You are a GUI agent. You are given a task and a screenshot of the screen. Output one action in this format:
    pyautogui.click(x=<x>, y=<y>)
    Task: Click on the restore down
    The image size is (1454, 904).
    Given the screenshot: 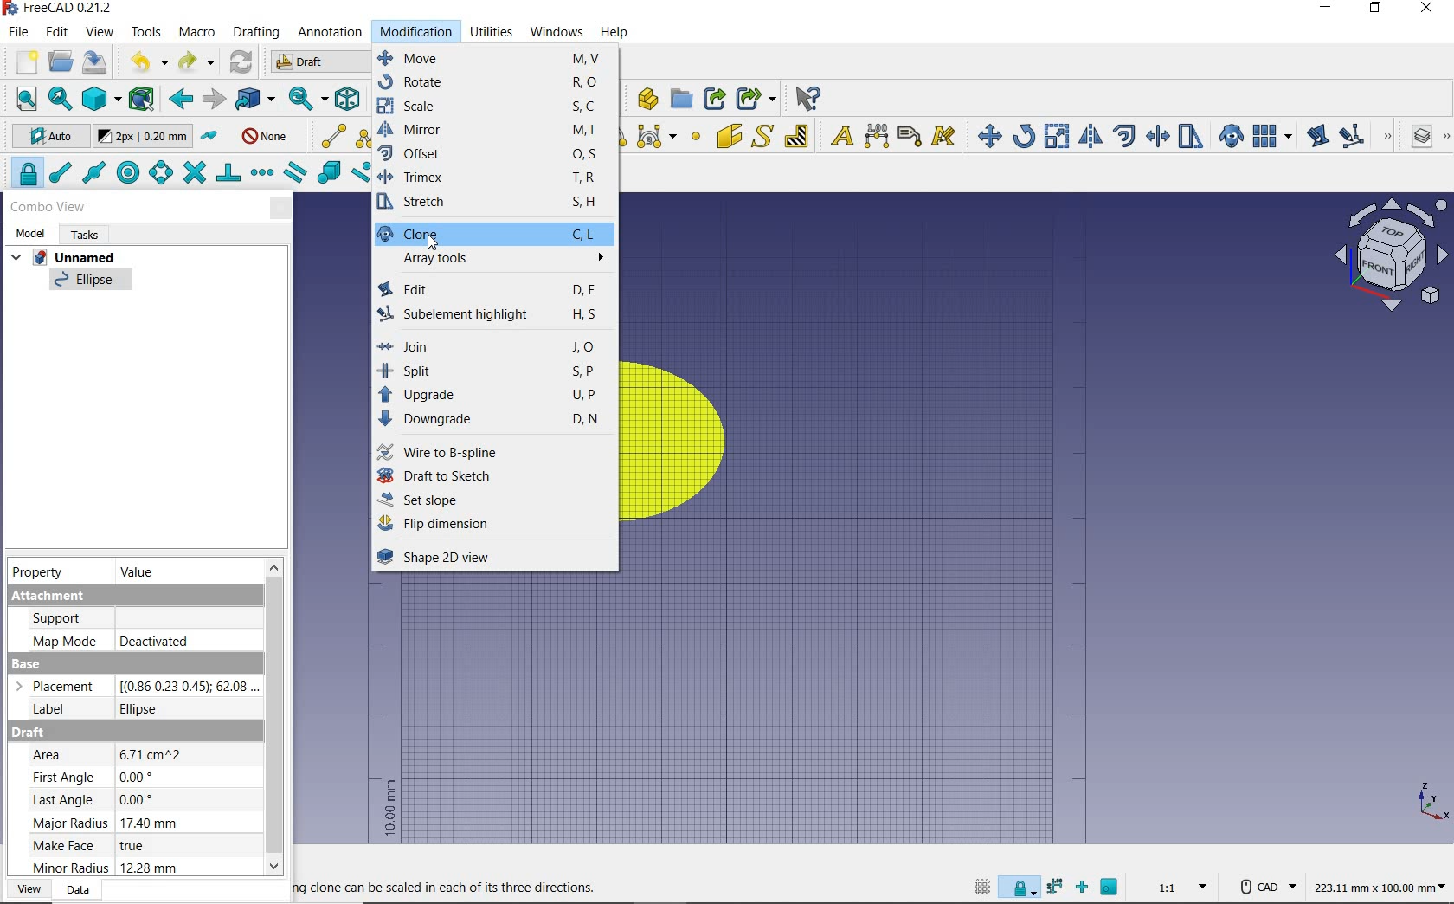 What is the action you would take?
    pyautogui.click(x=1376, y=9)
    